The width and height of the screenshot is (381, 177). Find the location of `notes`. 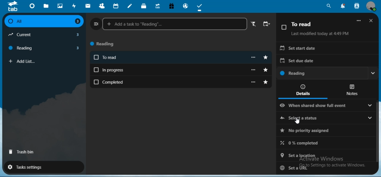

notes is located at coordinates (351, 90).